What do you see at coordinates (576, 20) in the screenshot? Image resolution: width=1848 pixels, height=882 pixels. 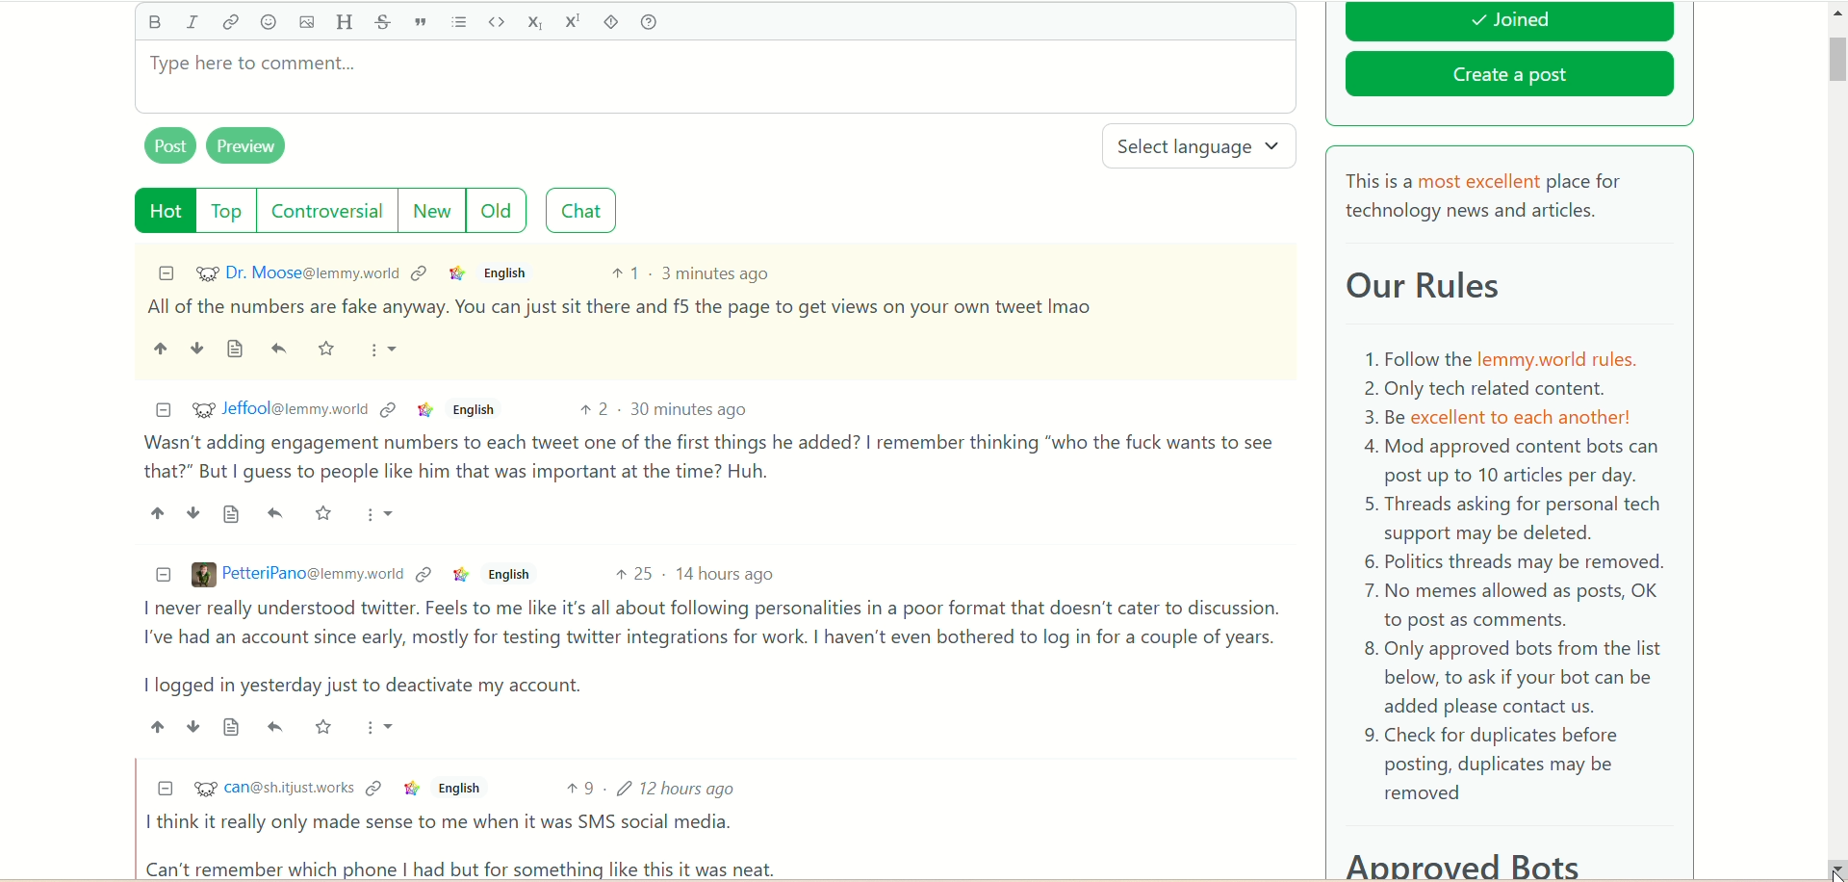 I see `superscript` at bounding box center [576, 20].